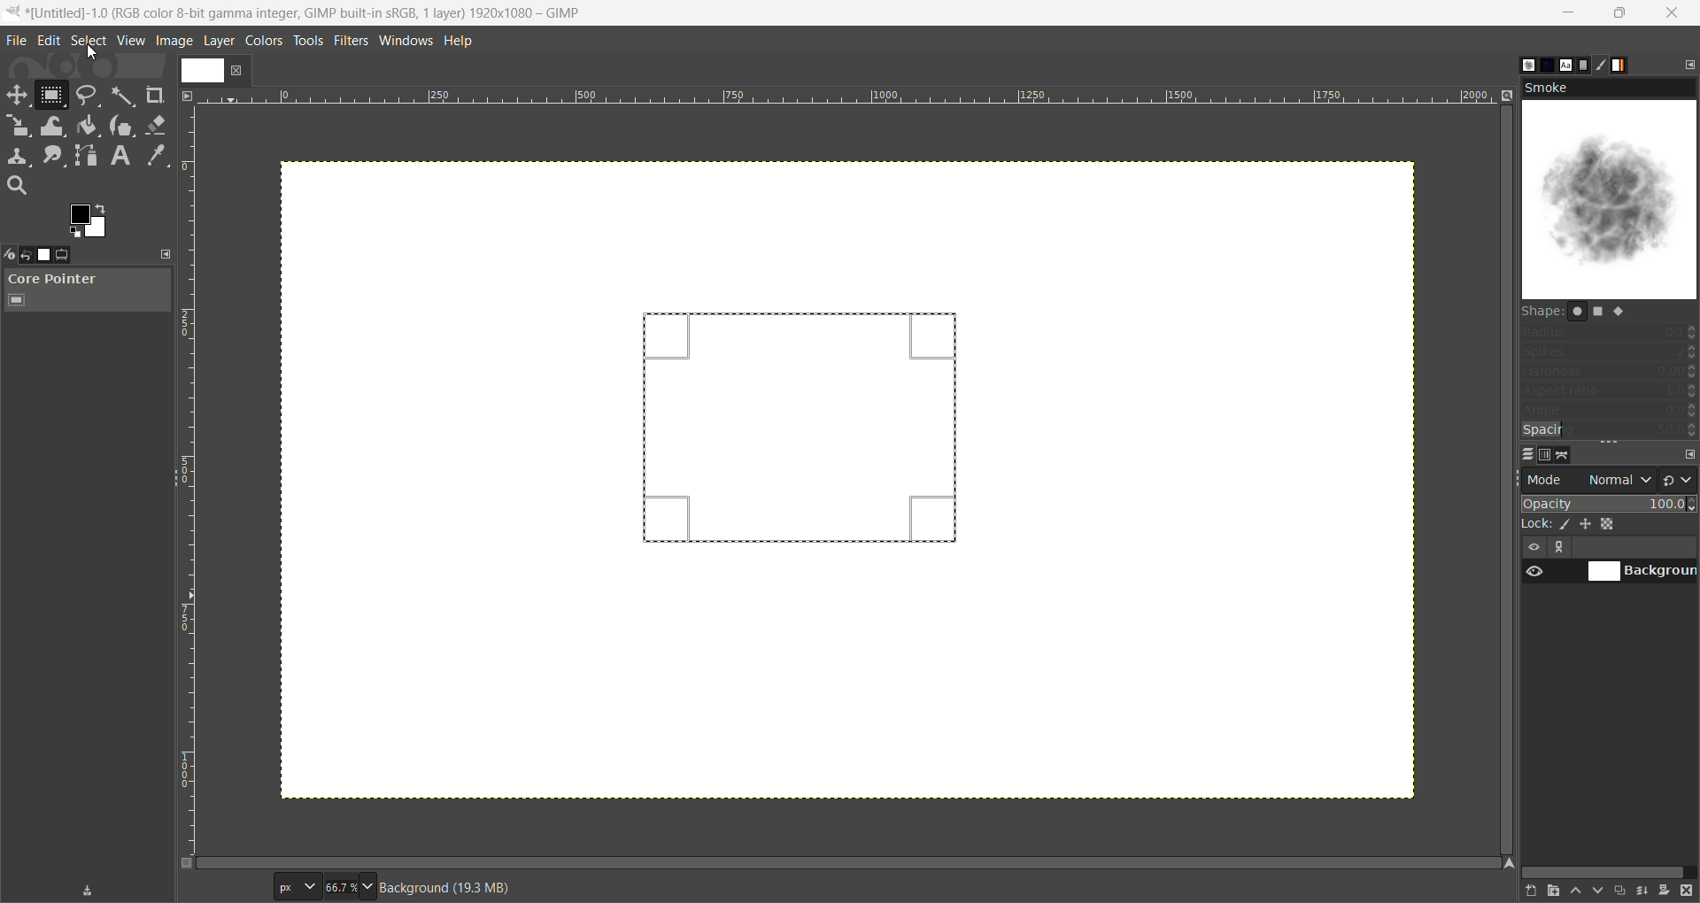  I want to click on cursor, so click(94, 53).